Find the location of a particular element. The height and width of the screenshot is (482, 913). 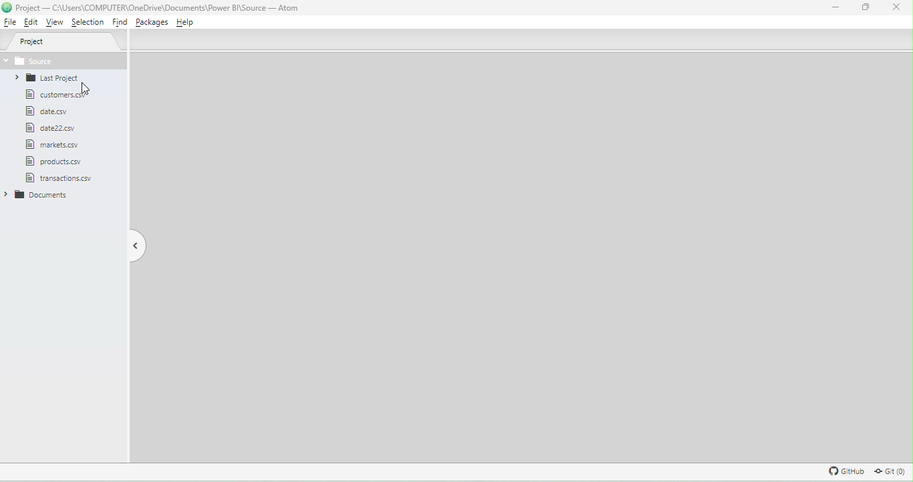

File is located at coordinates (49, 111).